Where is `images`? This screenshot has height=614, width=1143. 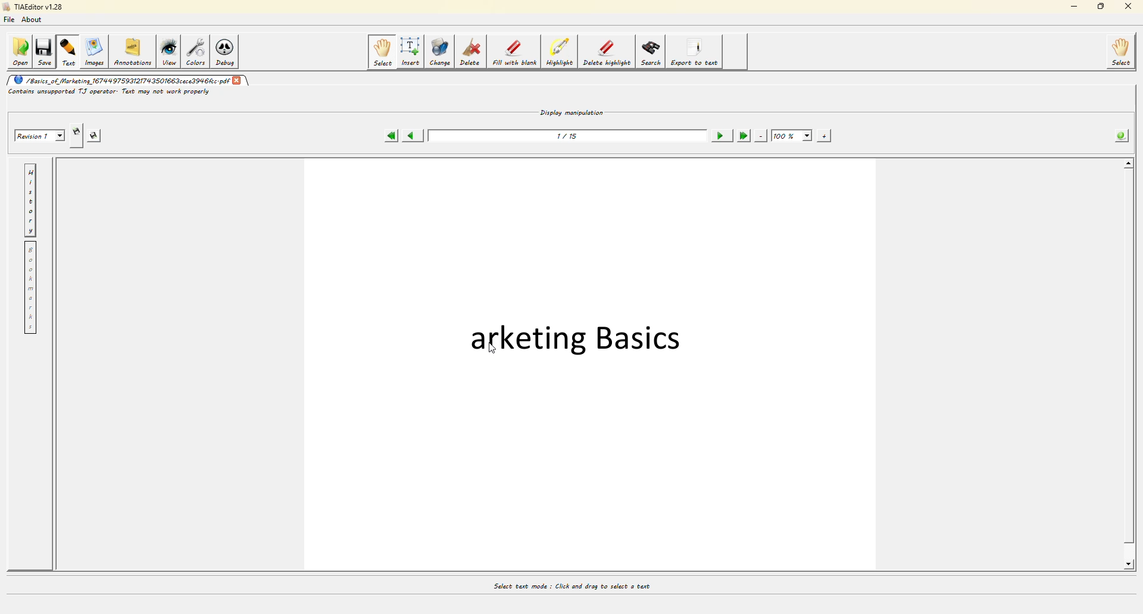 images is located at coordinates (93, 51).